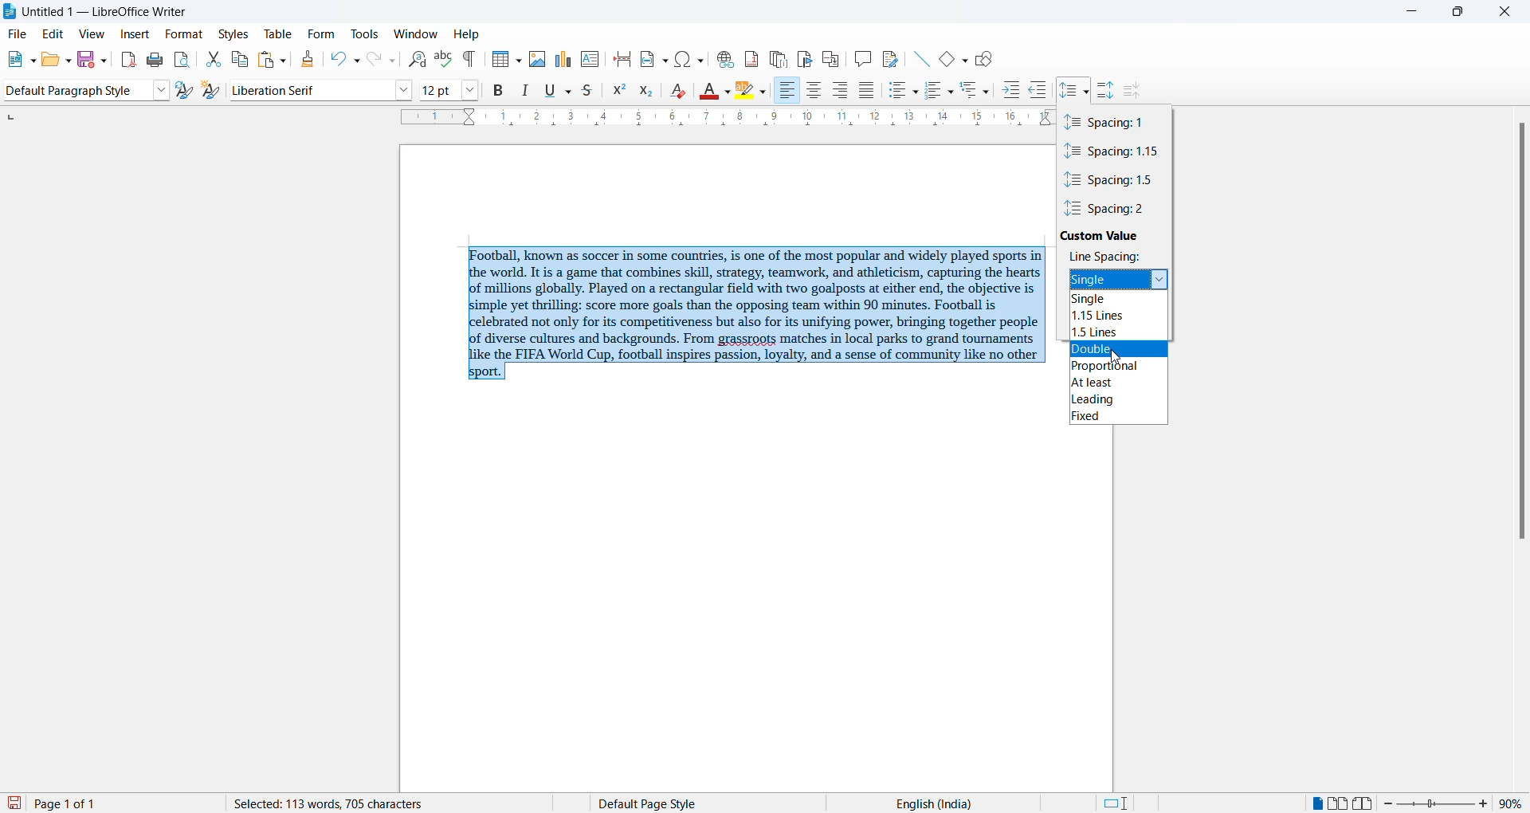  What do you see at coordinates (135, 36) in the screenshot?
I see `insert` at bounding box center [135, 36].